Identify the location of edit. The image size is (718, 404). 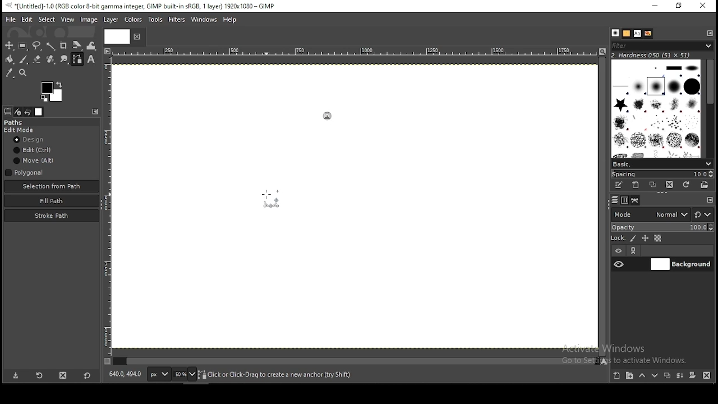
(34, 150).